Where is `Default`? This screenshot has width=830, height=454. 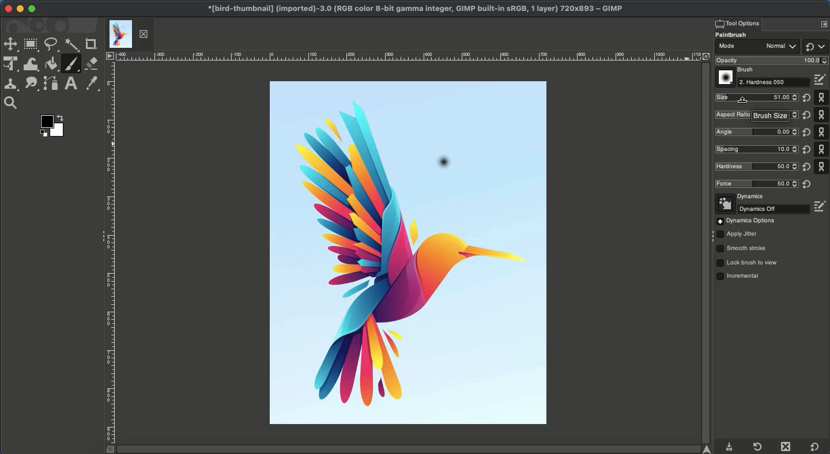 Default is located at coordinates (815, 447).